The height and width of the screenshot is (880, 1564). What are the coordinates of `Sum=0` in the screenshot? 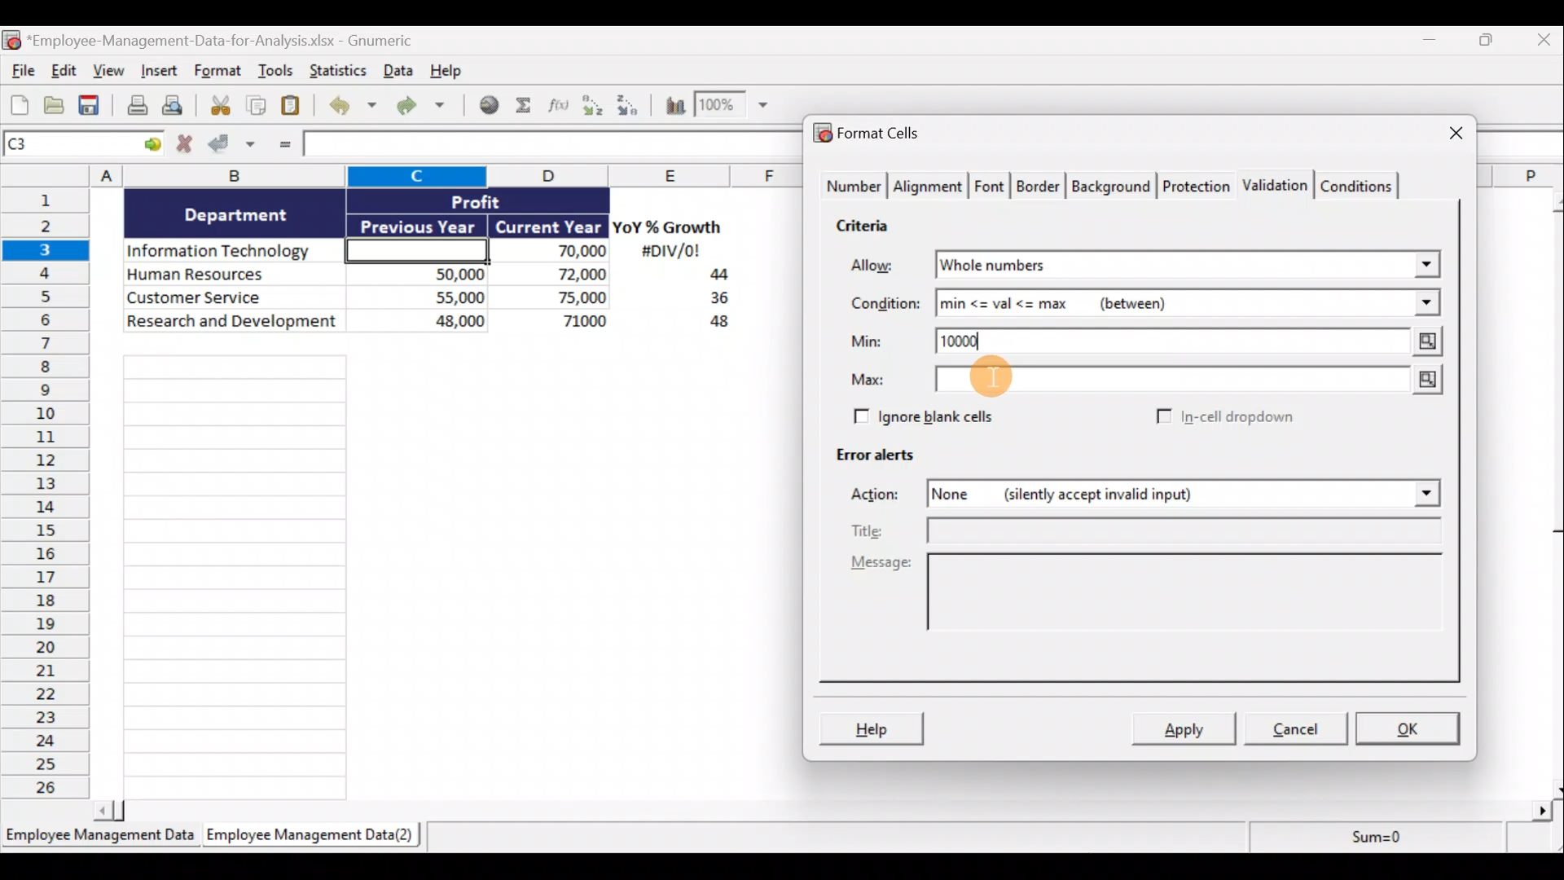 It's located at (1369, 842).